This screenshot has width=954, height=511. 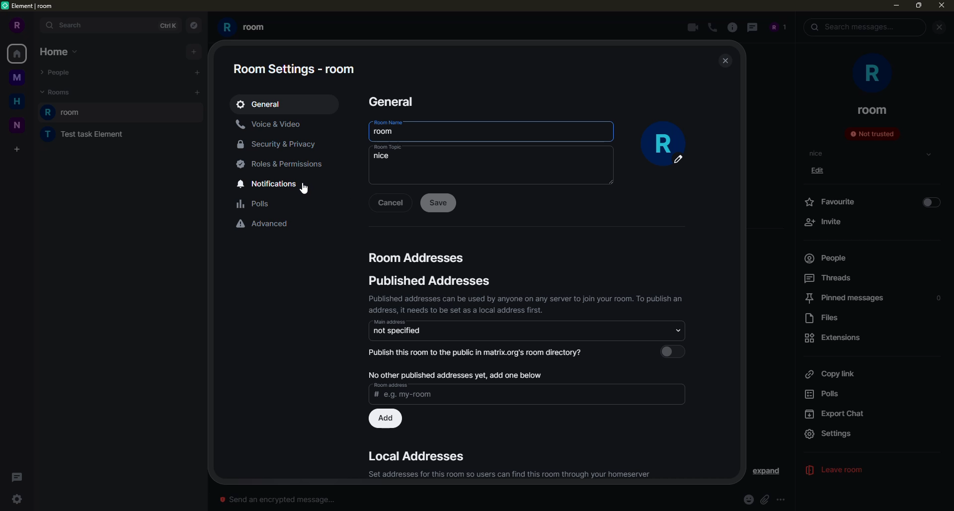 What do you see at coordinates (842, 471) in the screenshot?
I see `leave room` at bounding box center [842, 471].